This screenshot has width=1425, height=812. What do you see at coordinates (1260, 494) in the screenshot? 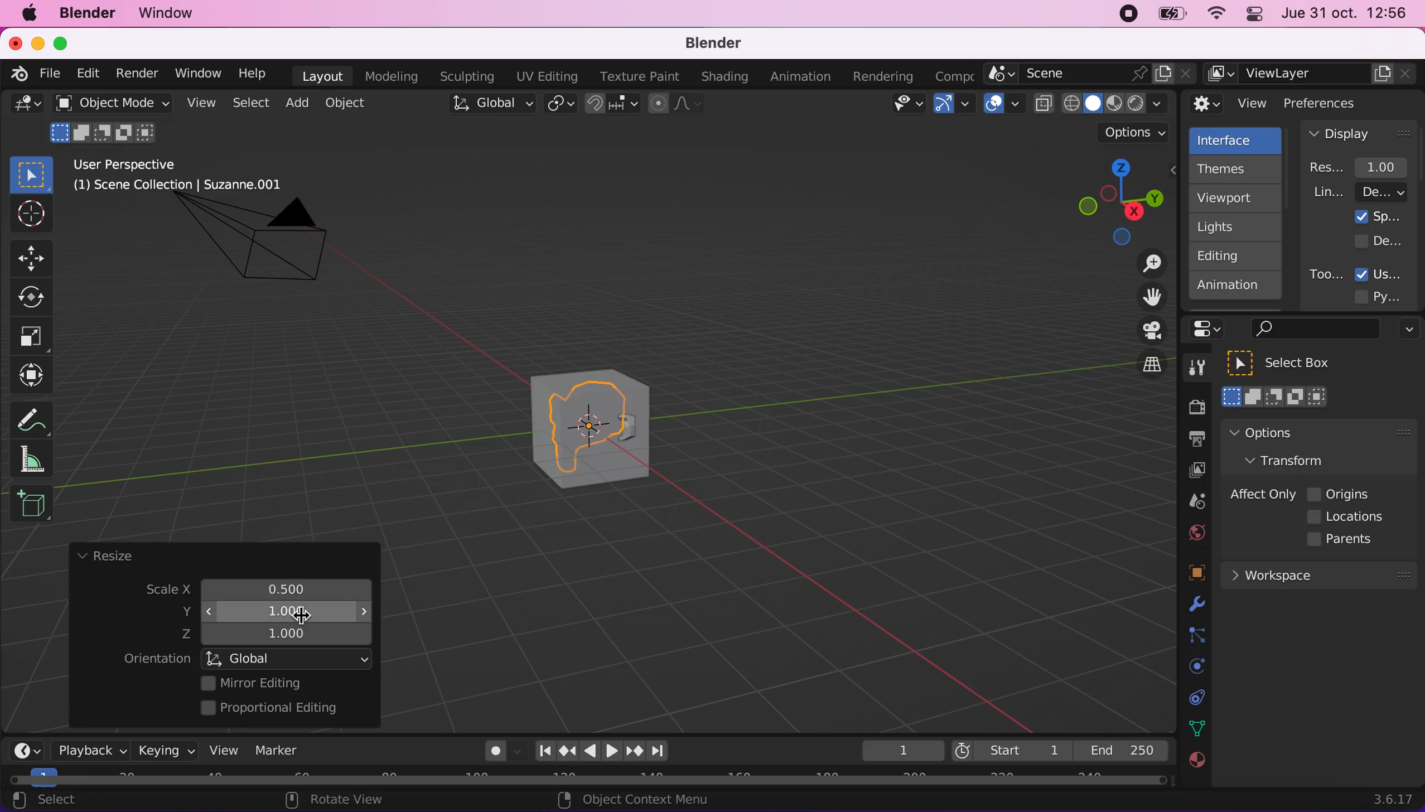
I see `affect only` at bounding box center [1260, 494].